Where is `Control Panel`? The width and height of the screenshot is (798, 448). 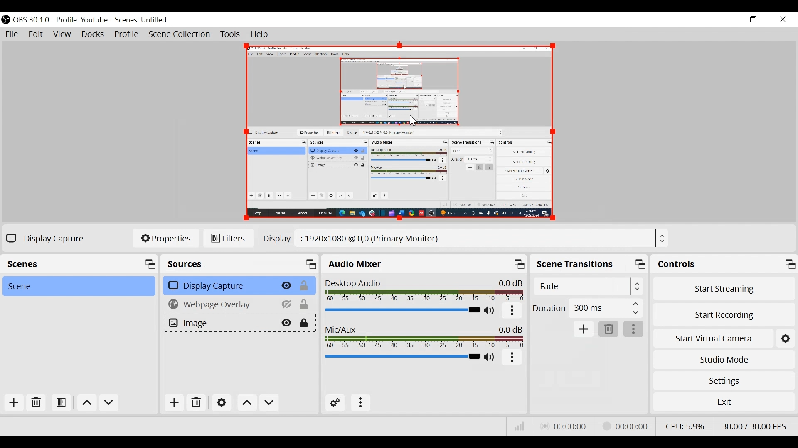 Control Panel is located at coordinates (724, 264).